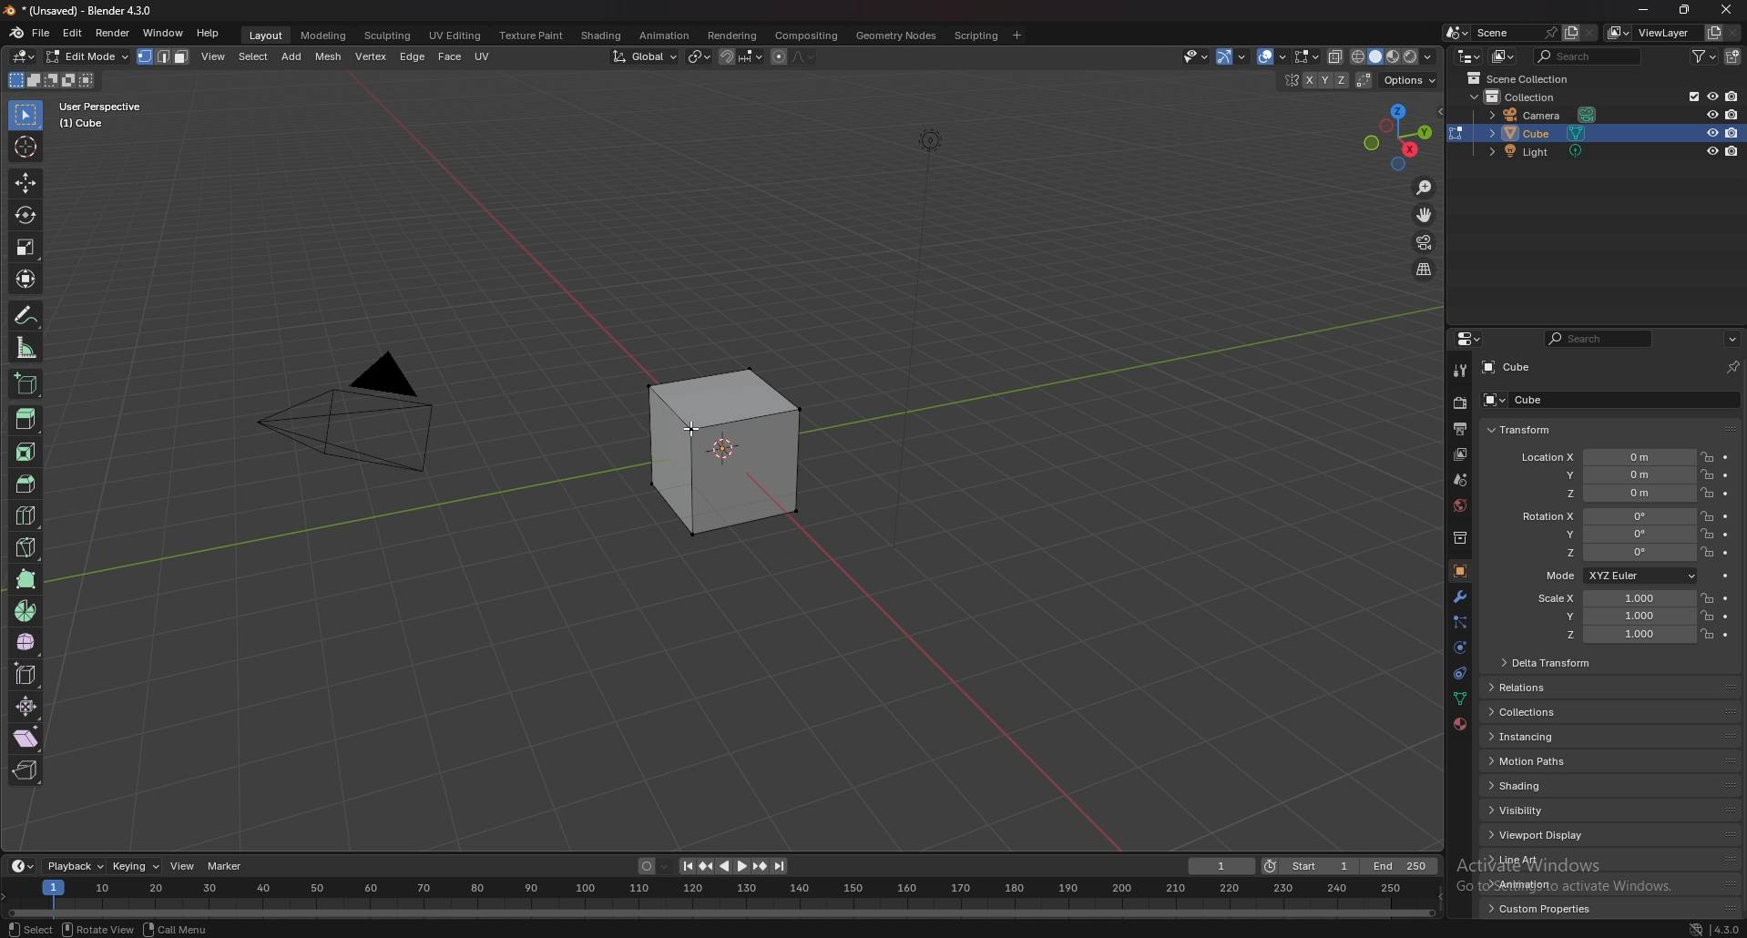  I want to click on scale z, so click(1618, 635).